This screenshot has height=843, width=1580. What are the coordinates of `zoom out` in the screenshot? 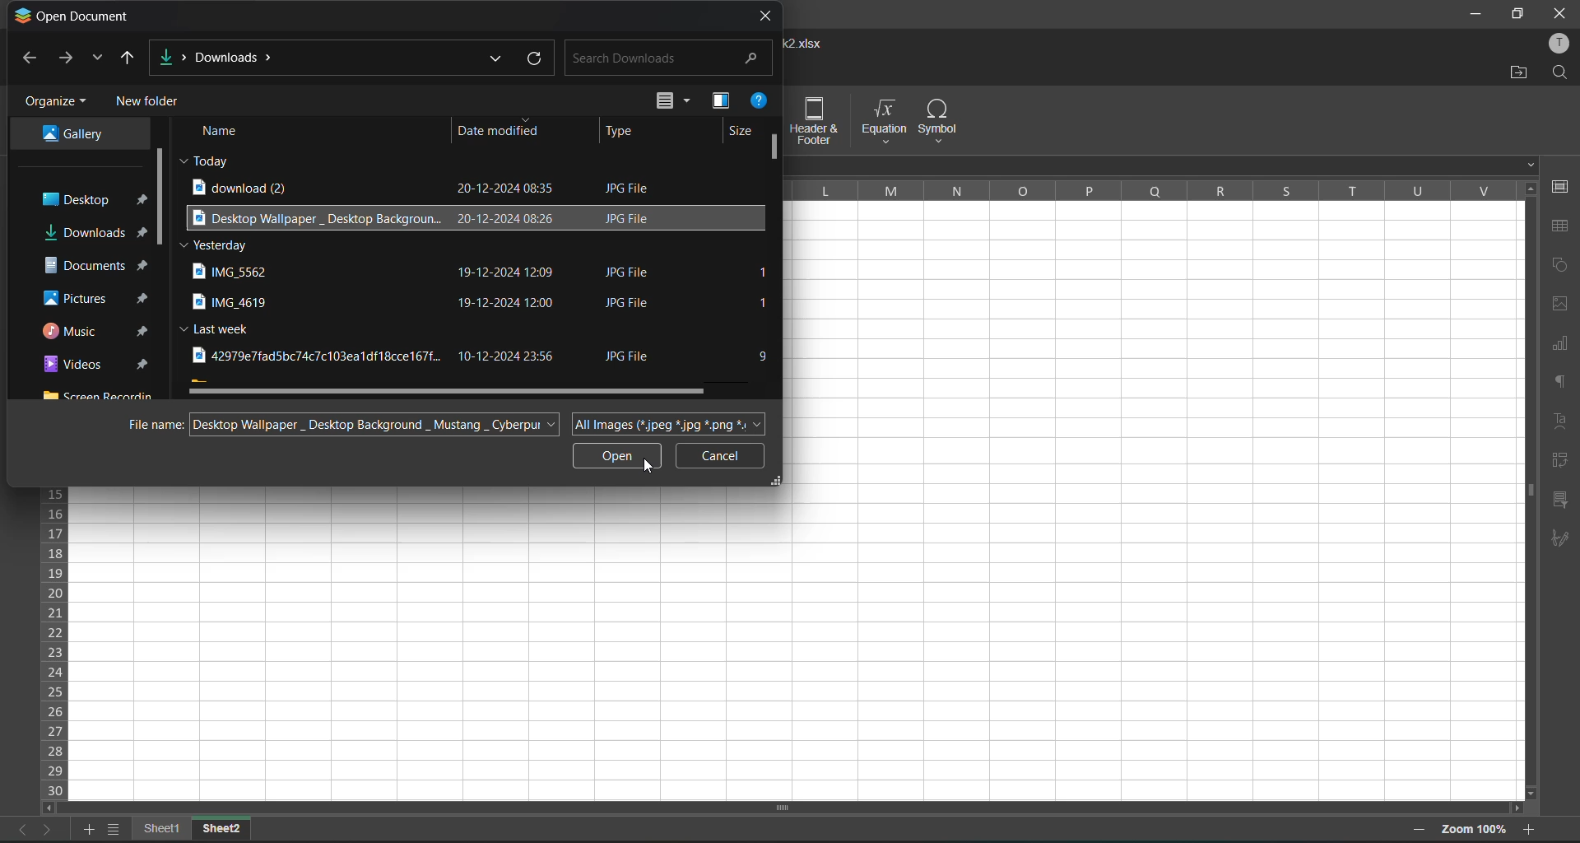 It's located at (1422, 831).